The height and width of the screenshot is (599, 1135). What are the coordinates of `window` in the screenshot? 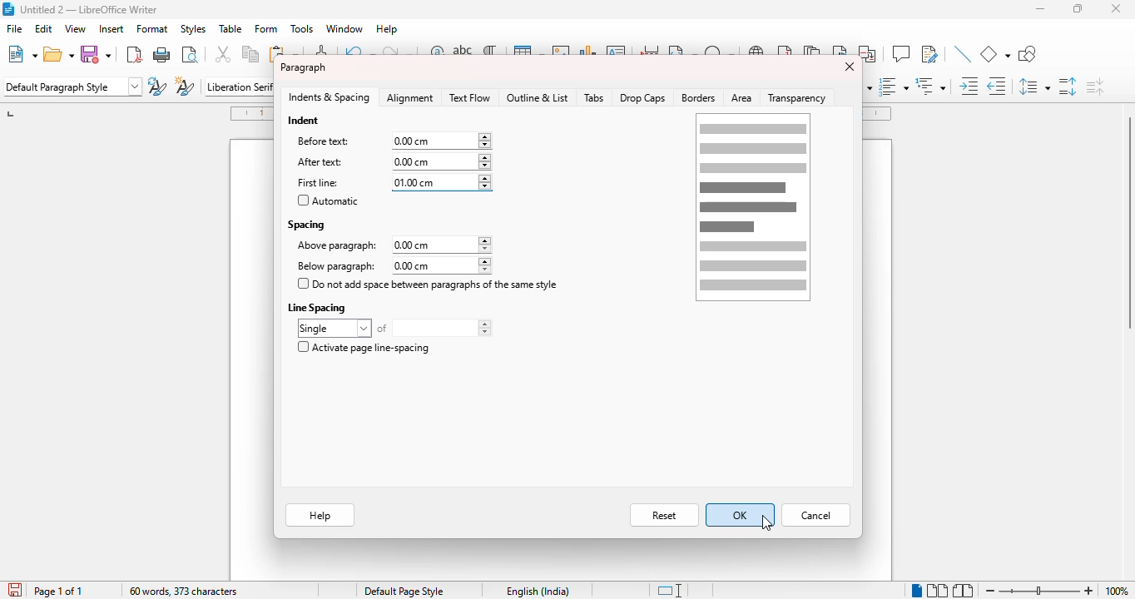 It's located at (344, 28).